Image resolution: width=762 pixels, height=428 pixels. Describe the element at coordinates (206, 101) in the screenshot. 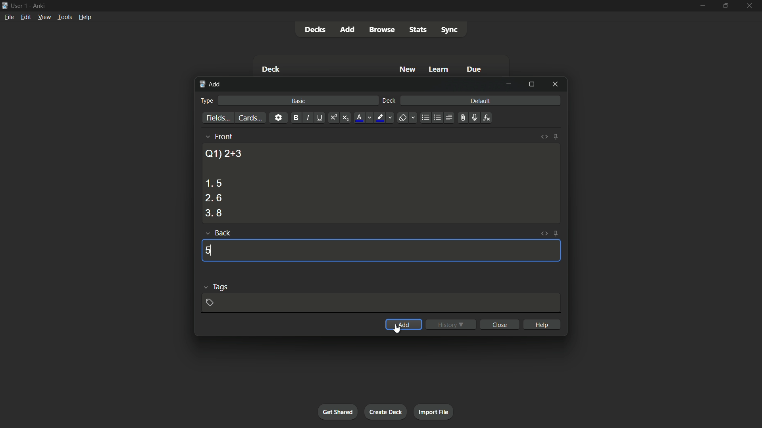

I see `type` at that location.